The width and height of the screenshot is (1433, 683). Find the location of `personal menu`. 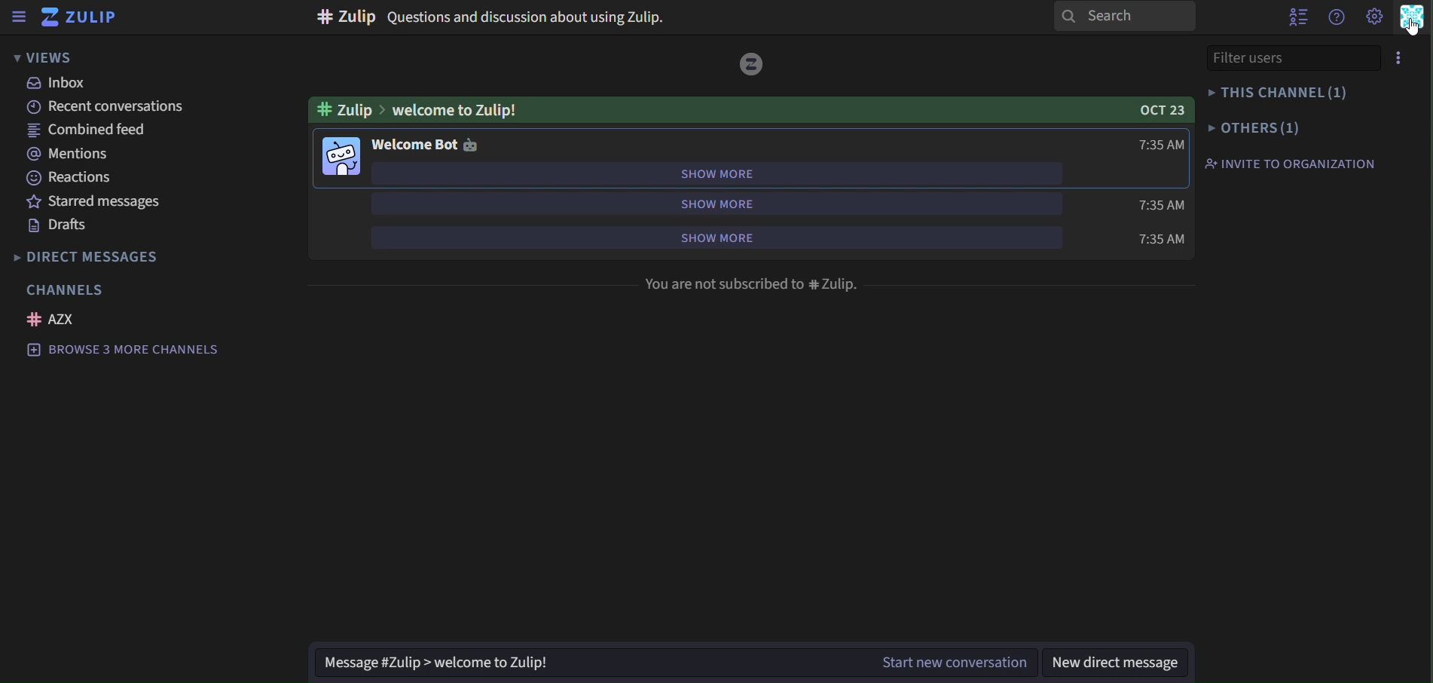

personal menu is located at coordinates (1410, 19).